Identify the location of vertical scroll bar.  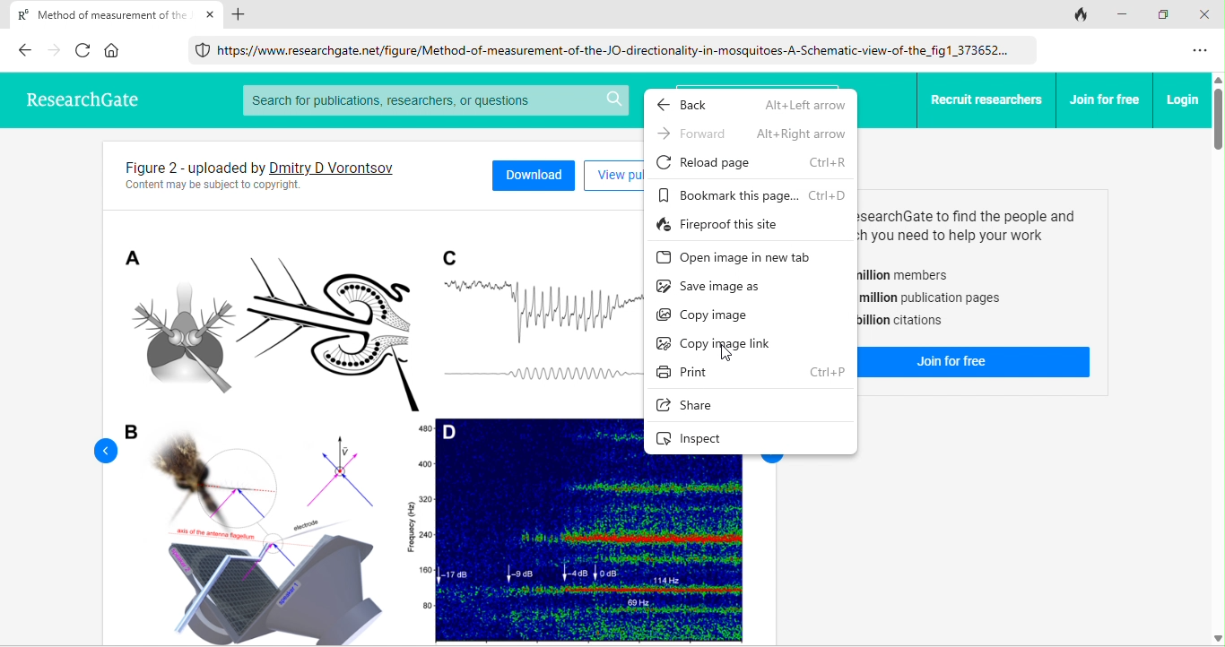
(1217, 359).